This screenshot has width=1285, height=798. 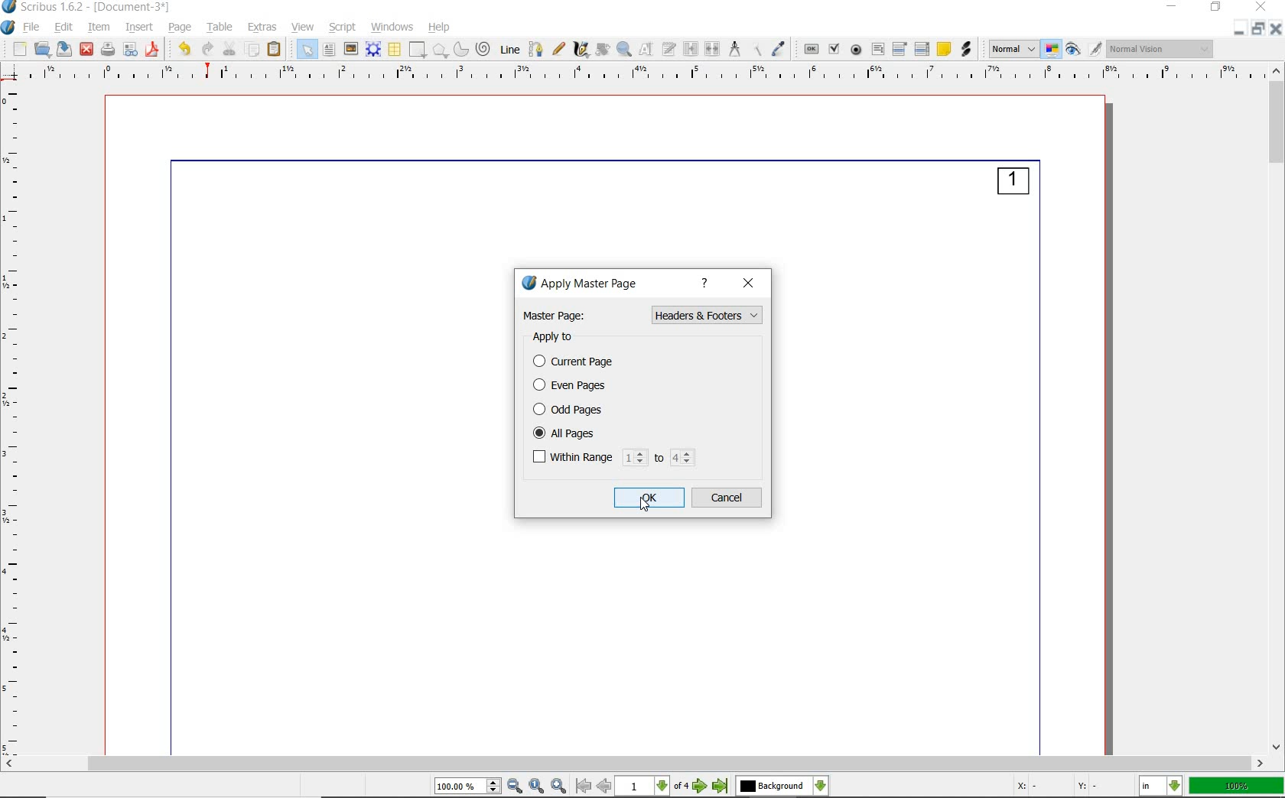 What do you see at coordinates (713, 49) in the screenshot?
I see `unlink text frames` at bounding box center [713, 49].